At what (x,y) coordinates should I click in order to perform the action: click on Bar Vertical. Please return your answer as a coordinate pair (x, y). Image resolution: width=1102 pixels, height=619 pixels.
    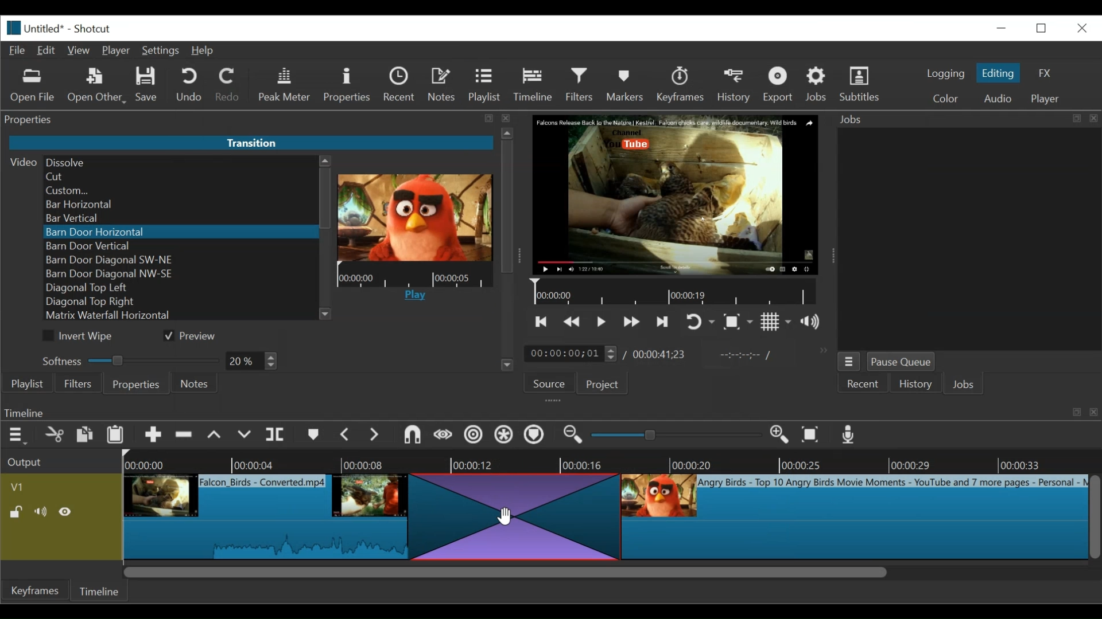
    Looking at the image, I should click on (179, 220).